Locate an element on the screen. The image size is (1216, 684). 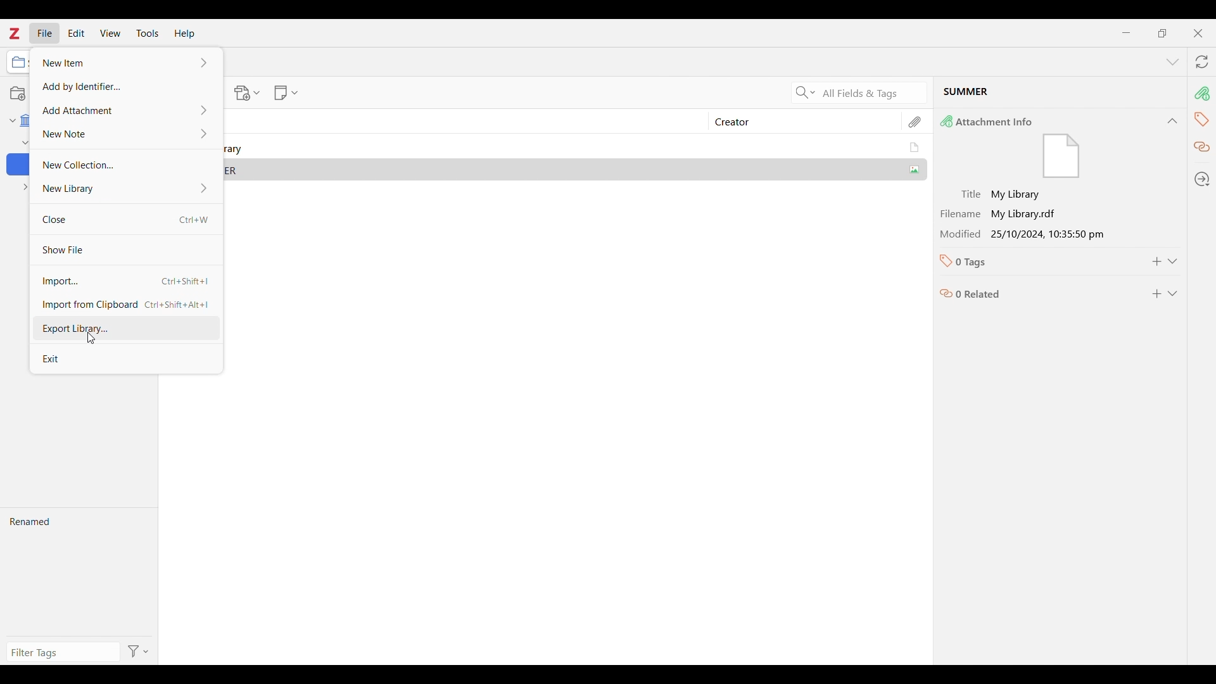
Related is located at coordinates (1201, 148).